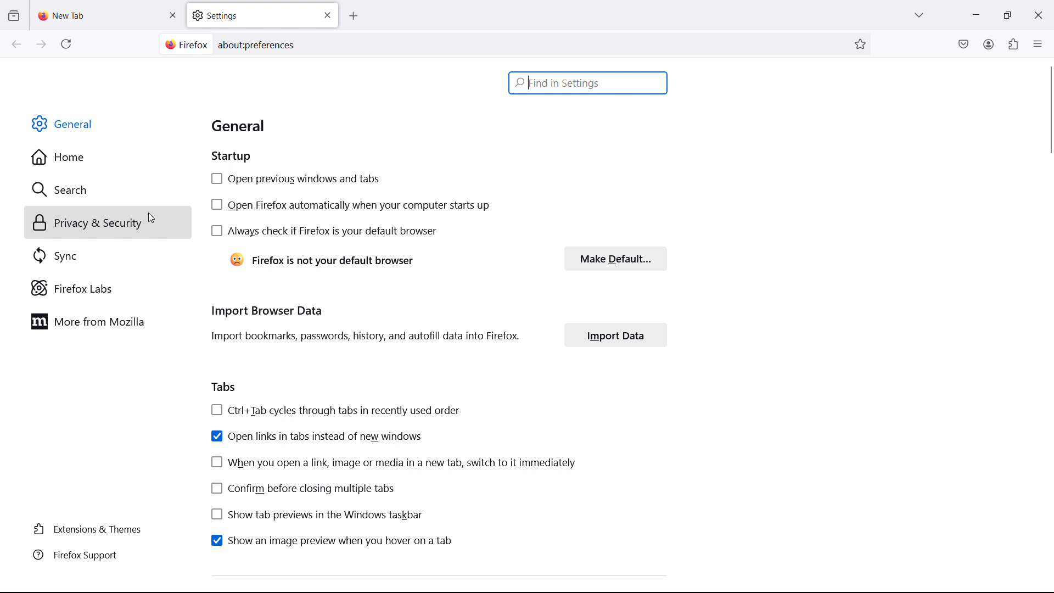  What do you see at coordinates (614, 260) in the screenshot?
I see `make default` at bounding box center [614, 260].